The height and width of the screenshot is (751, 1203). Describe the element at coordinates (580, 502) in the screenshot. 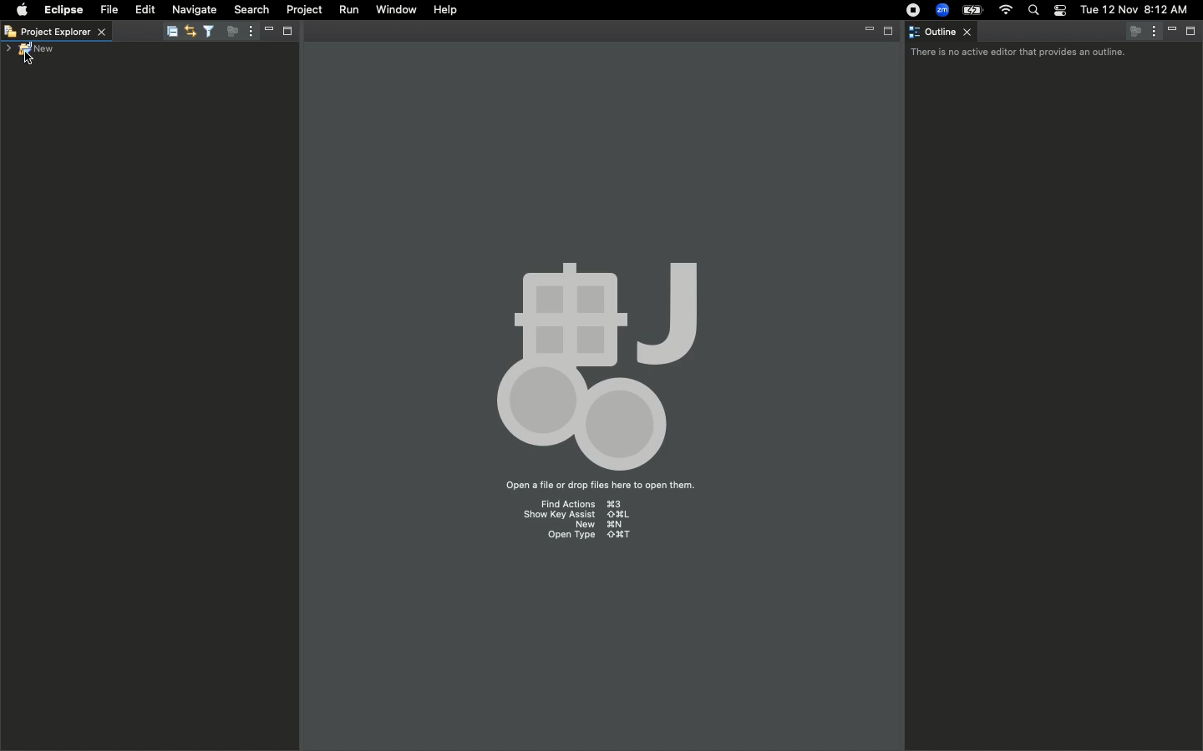

I see `Find actions` at that location.